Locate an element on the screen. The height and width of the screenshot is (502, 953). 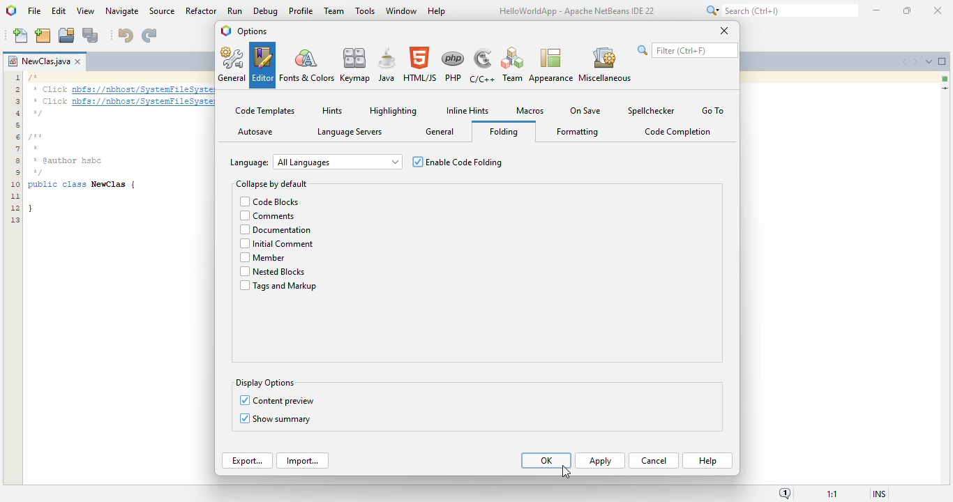
PHP is located at coordinates (453, 65).